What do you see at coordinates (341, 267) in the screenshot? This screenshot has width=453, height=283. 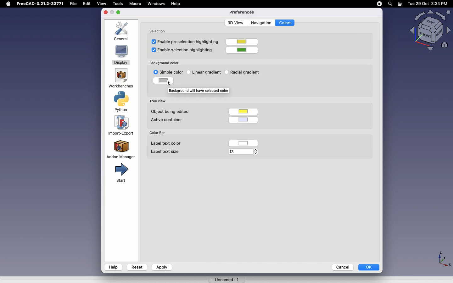 I see `Cancel` at bounding box center [341, 267].